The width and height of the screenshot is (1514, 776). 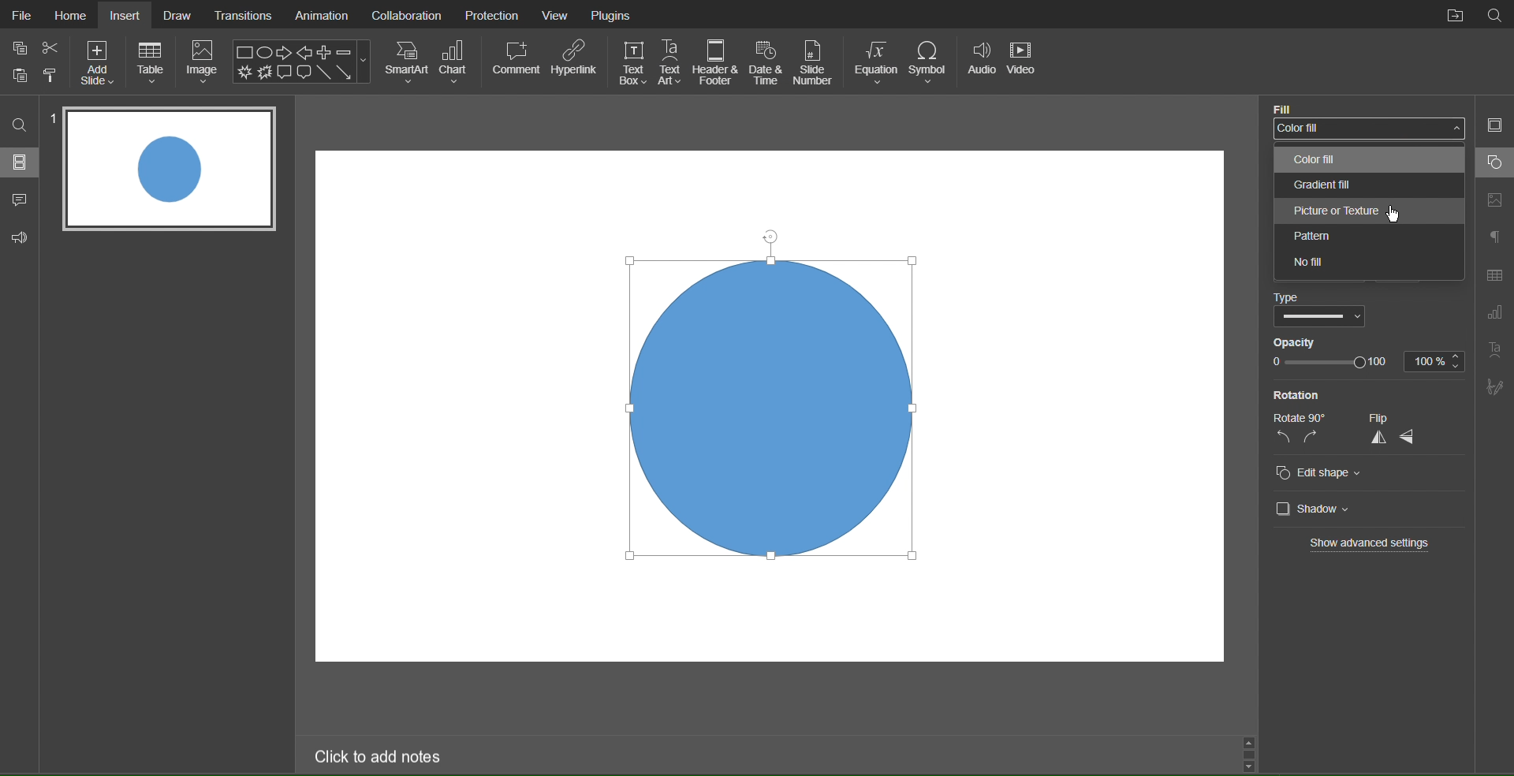 I want to click on Comments, so click(x=21, y=200).